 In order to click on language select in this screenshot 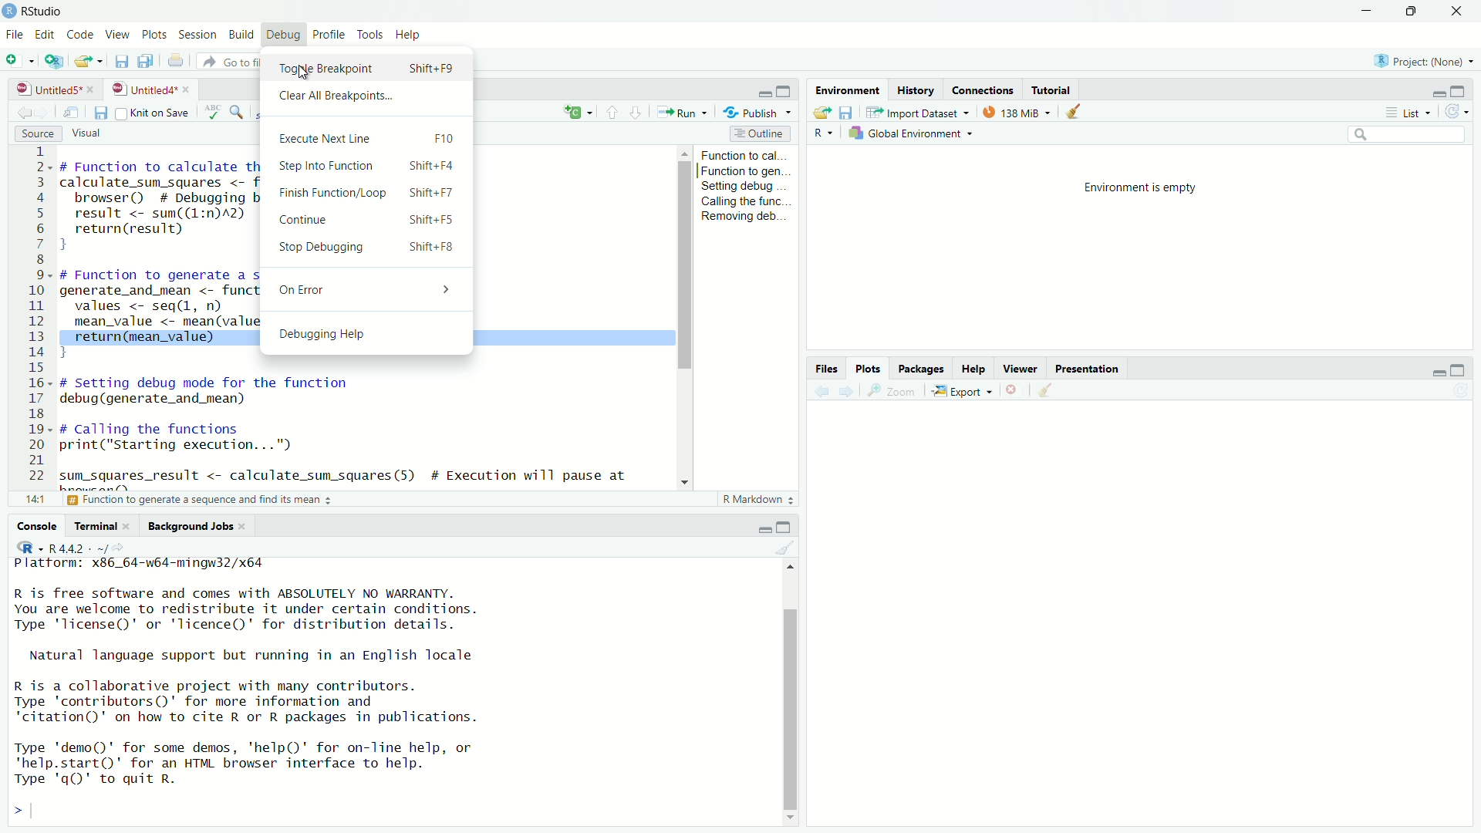, I will do `click(23, 548)`.